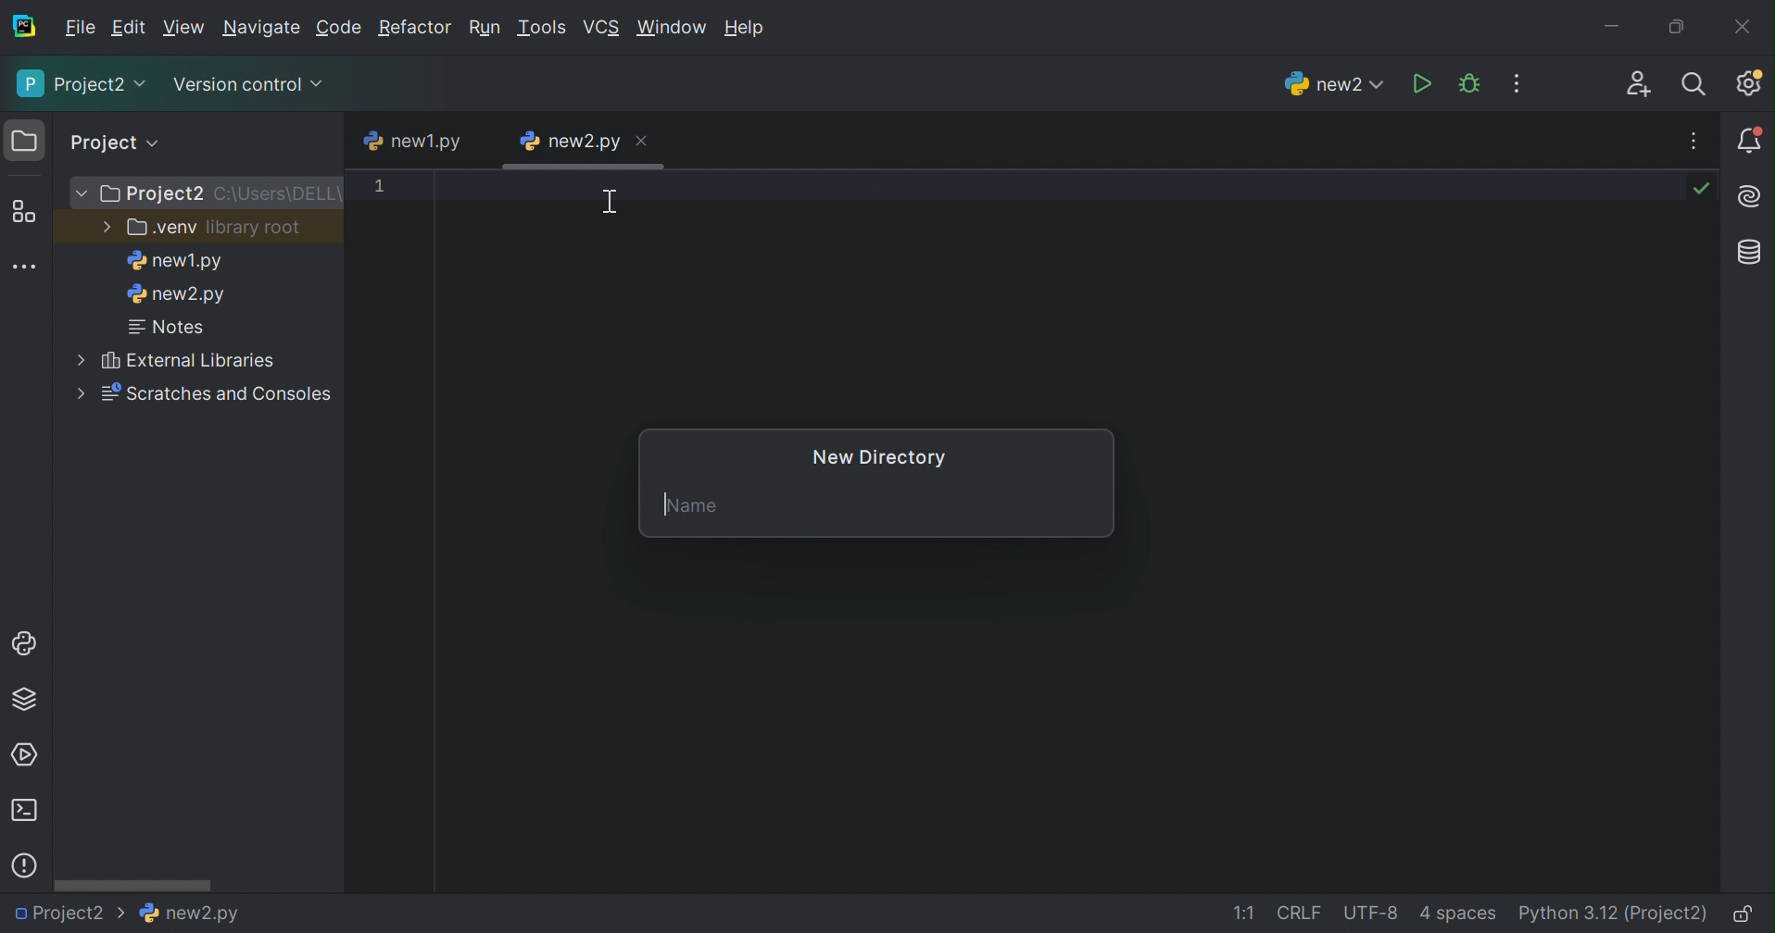 This screenshot has width=1775, height=933. Describe the element at coordinates (264, 28) in the screenshot. I see `Navigate` at that location.